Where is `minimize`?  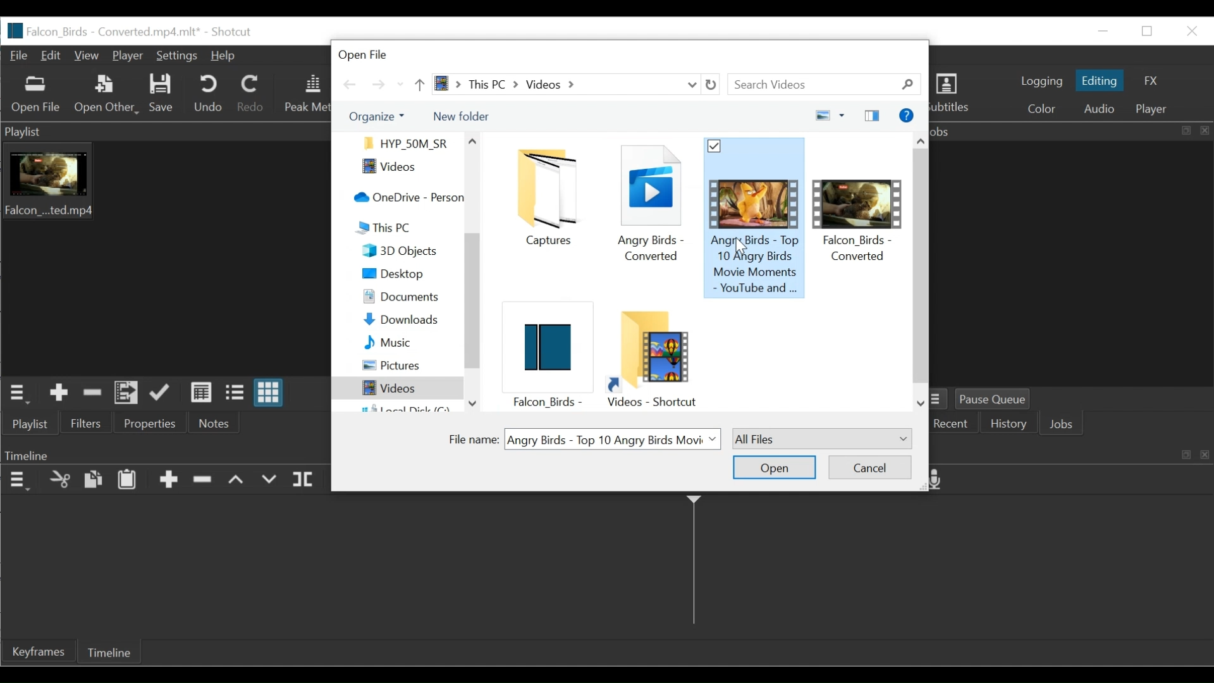
minimize is located at coordinates (1102, 31).